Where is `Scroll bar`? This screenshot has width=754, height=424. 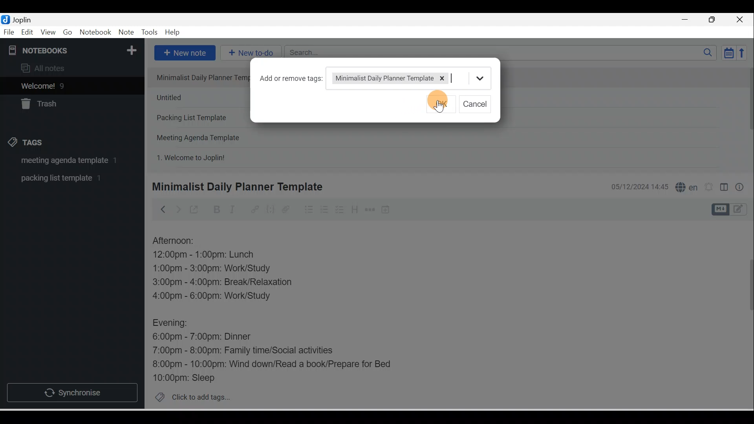
Scroll bar is located at coordinates (748, 116).